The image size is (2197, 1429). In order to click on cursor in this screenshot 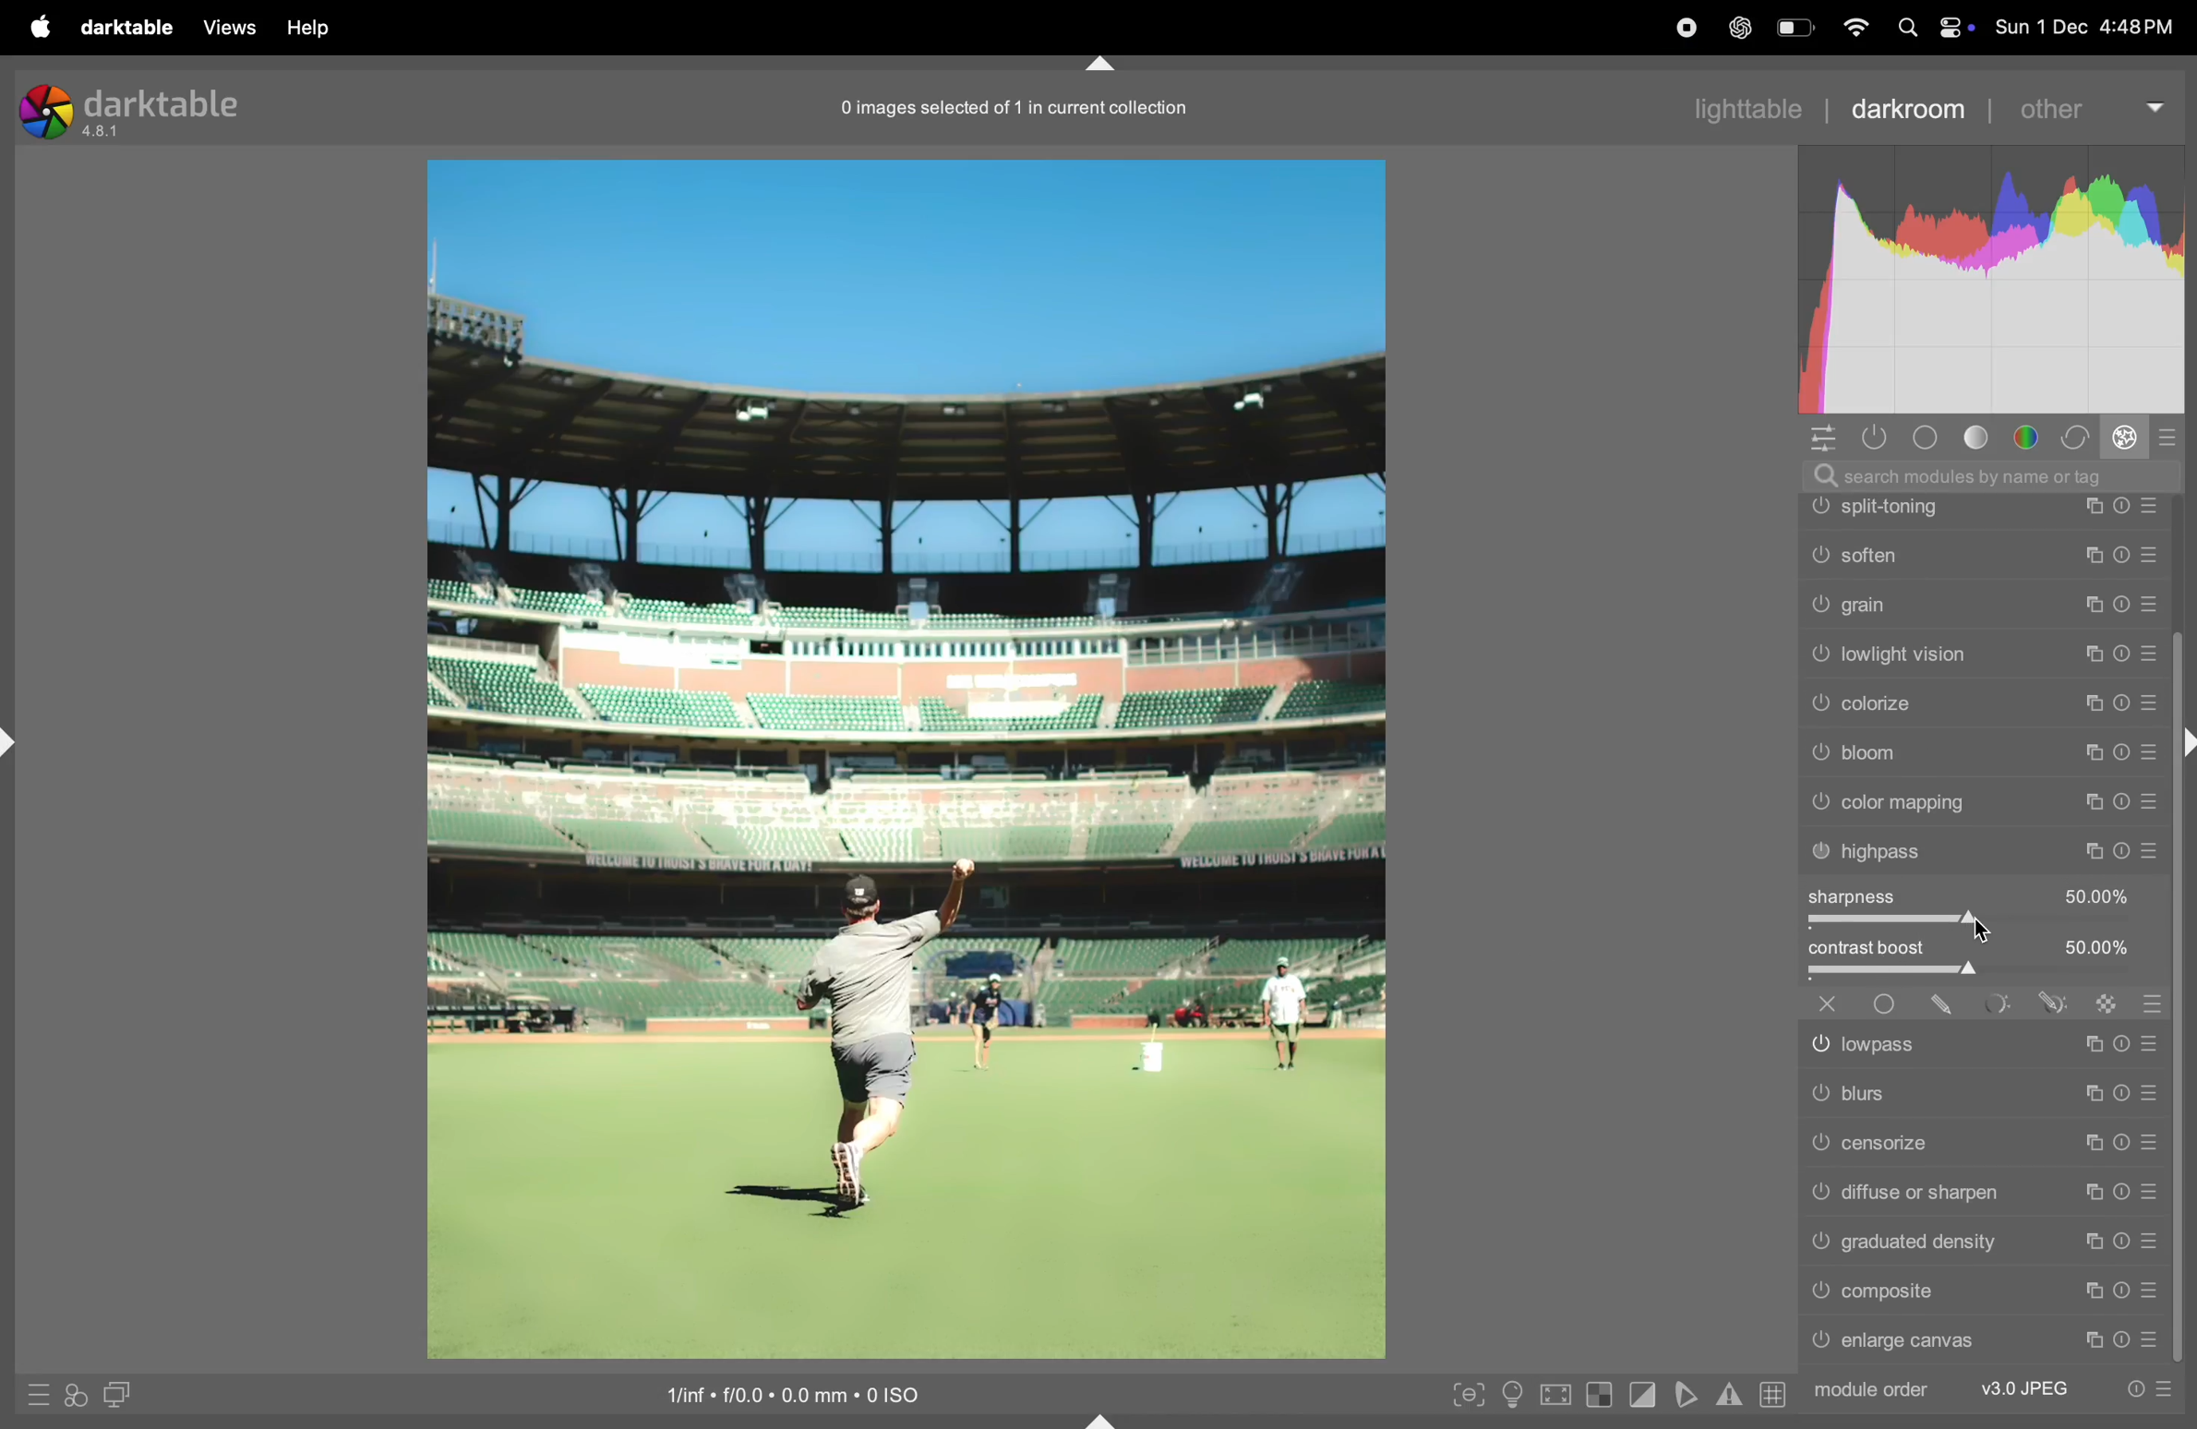, I will do `click(1982, 930)`.